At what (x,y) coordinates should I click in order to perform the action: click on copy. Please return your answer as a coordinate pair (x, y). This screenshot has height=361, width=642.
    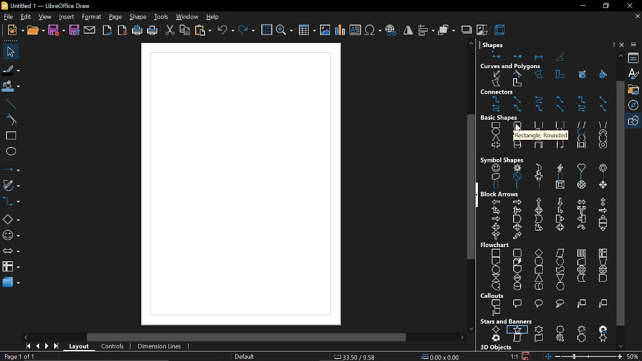
    Looking at the image, I should click on (185, 31).